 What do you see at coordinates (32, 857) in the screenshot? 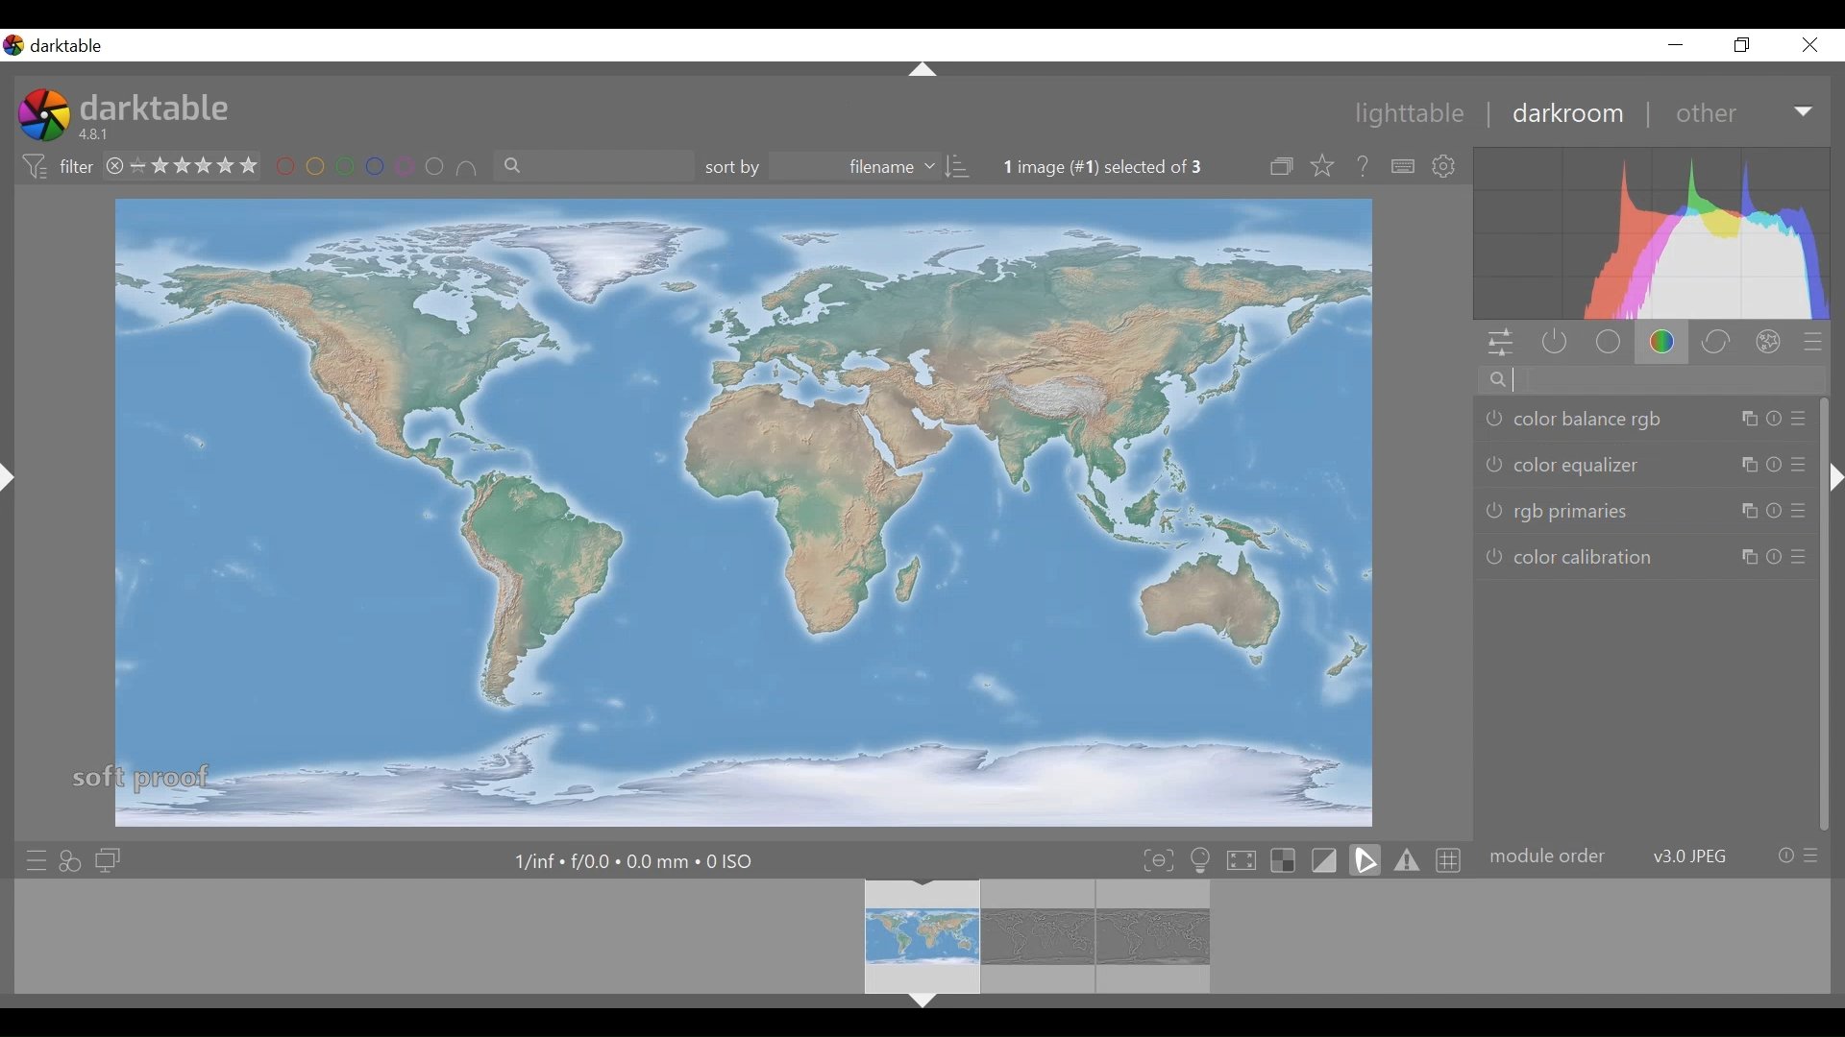
I see `quick access presets` at bounding box center [32, 857].